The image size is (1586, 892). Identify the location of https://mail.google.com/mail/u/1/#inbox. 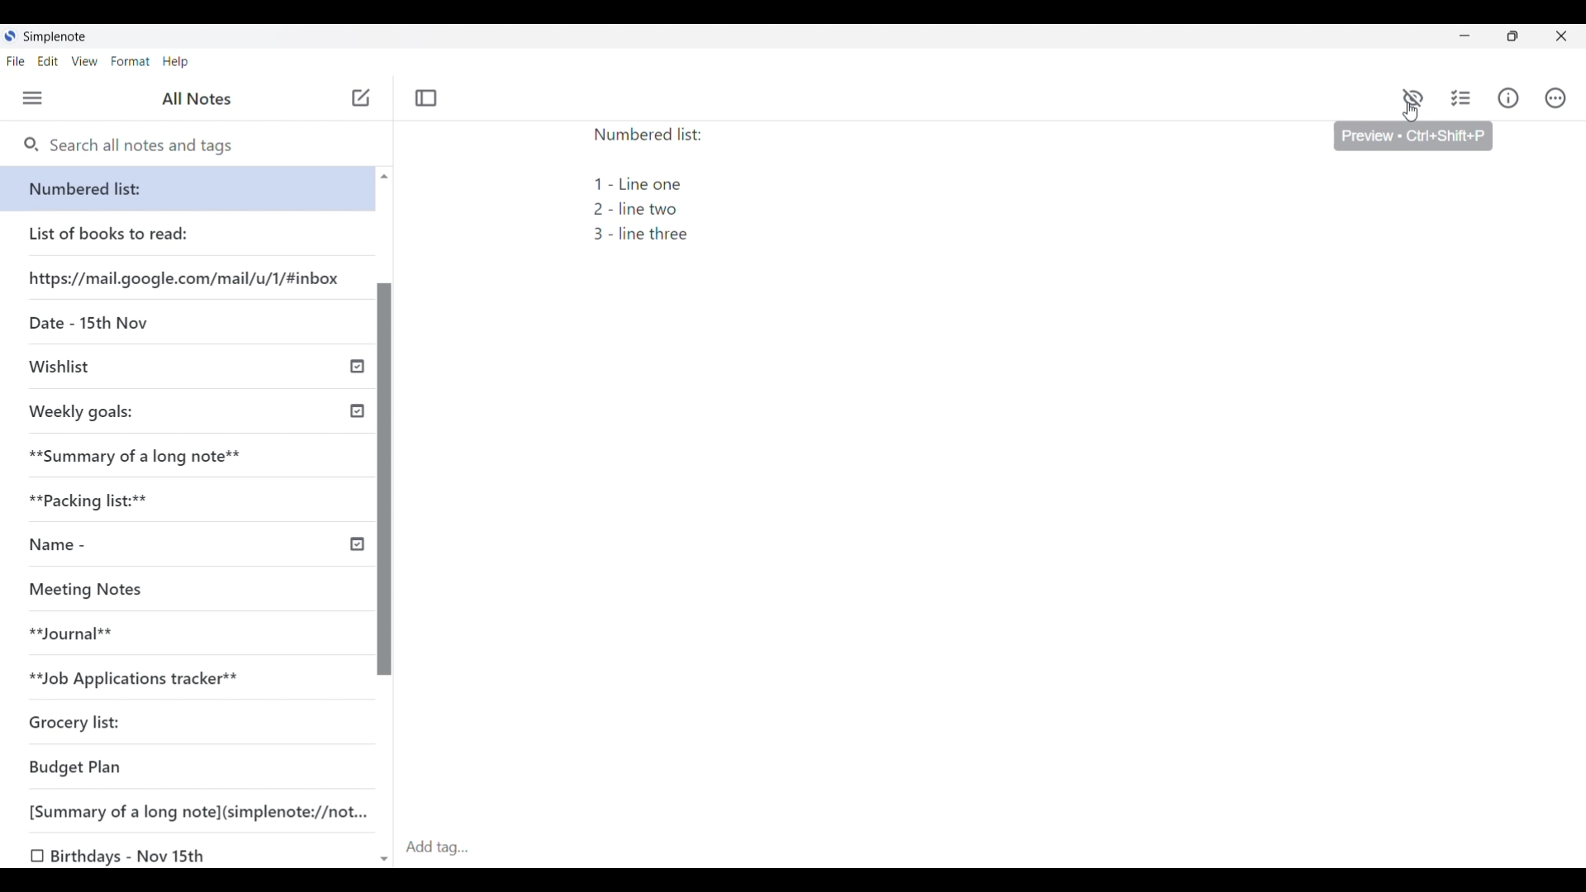
(187, 278).